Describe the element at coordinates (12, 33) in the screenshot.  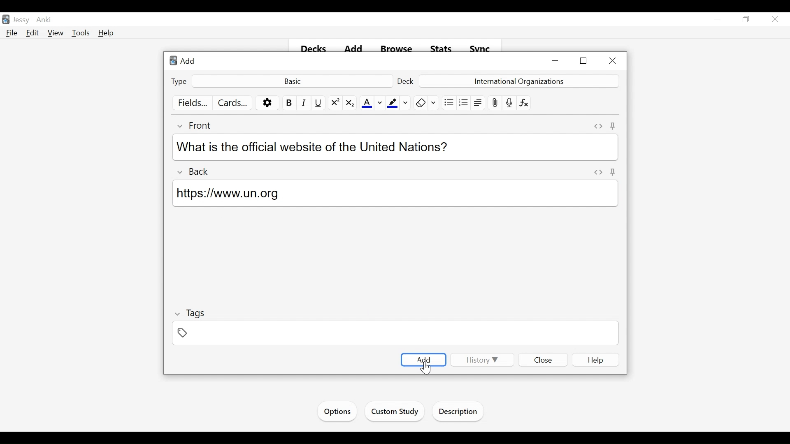
I see `File` at that location.